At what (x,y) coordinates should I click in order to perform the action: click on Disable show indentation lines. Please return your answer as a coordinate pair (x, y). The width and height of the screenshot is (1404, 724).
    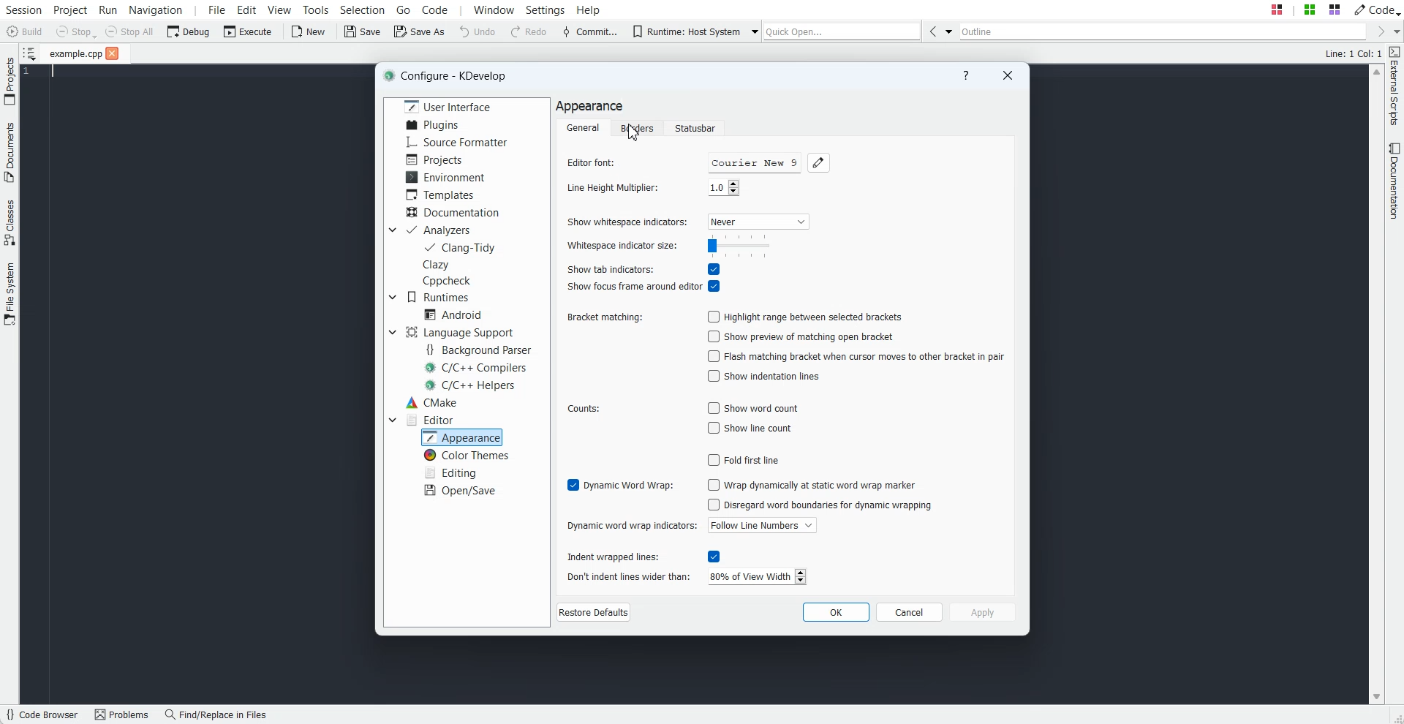
    Looking at the image, I should click on (767, 376).